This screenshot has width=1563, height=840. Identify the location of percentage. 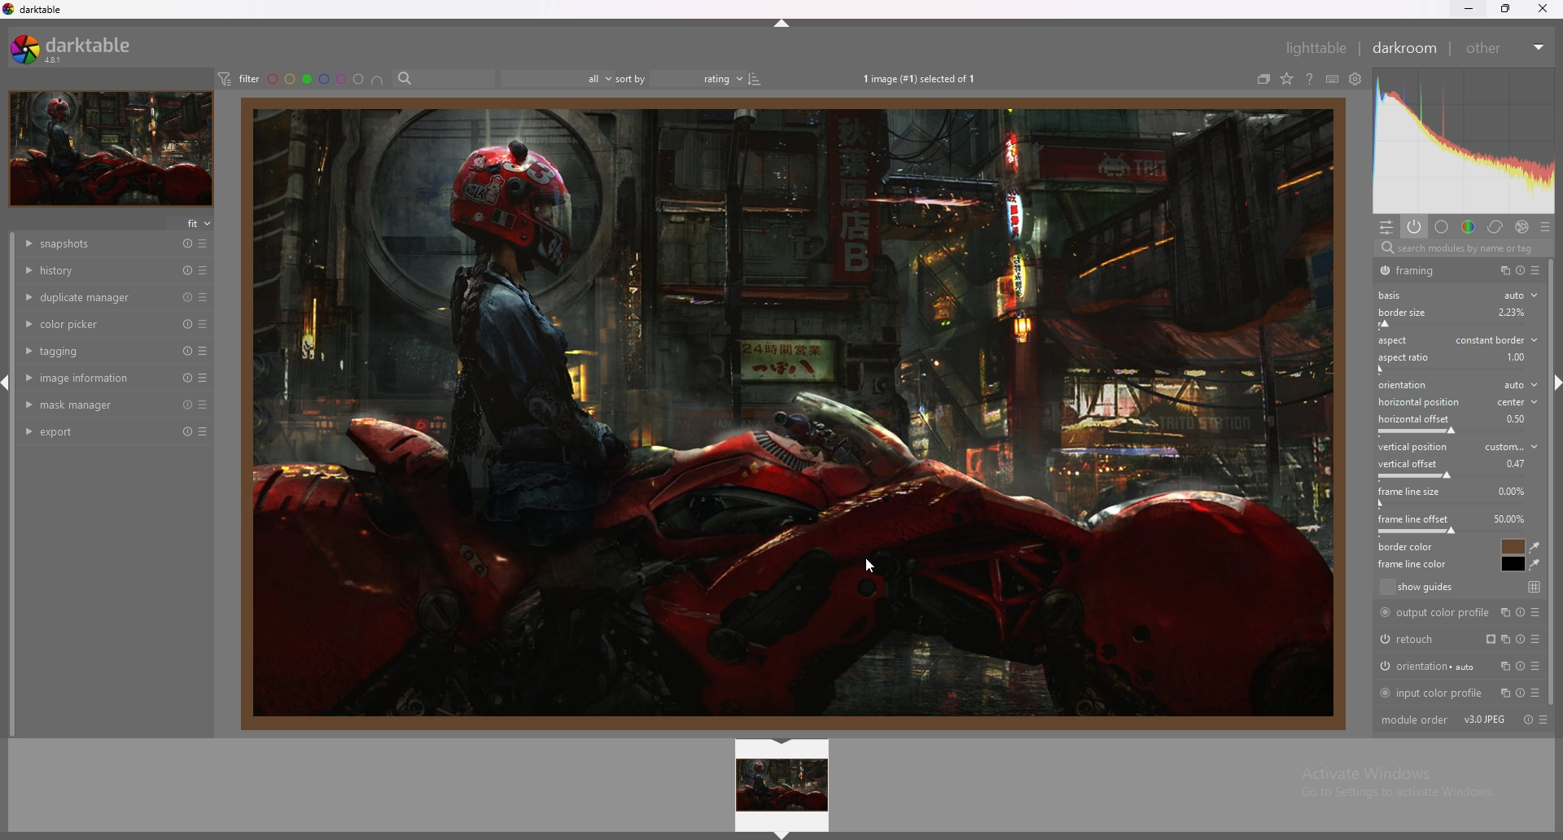
(1514, 490).